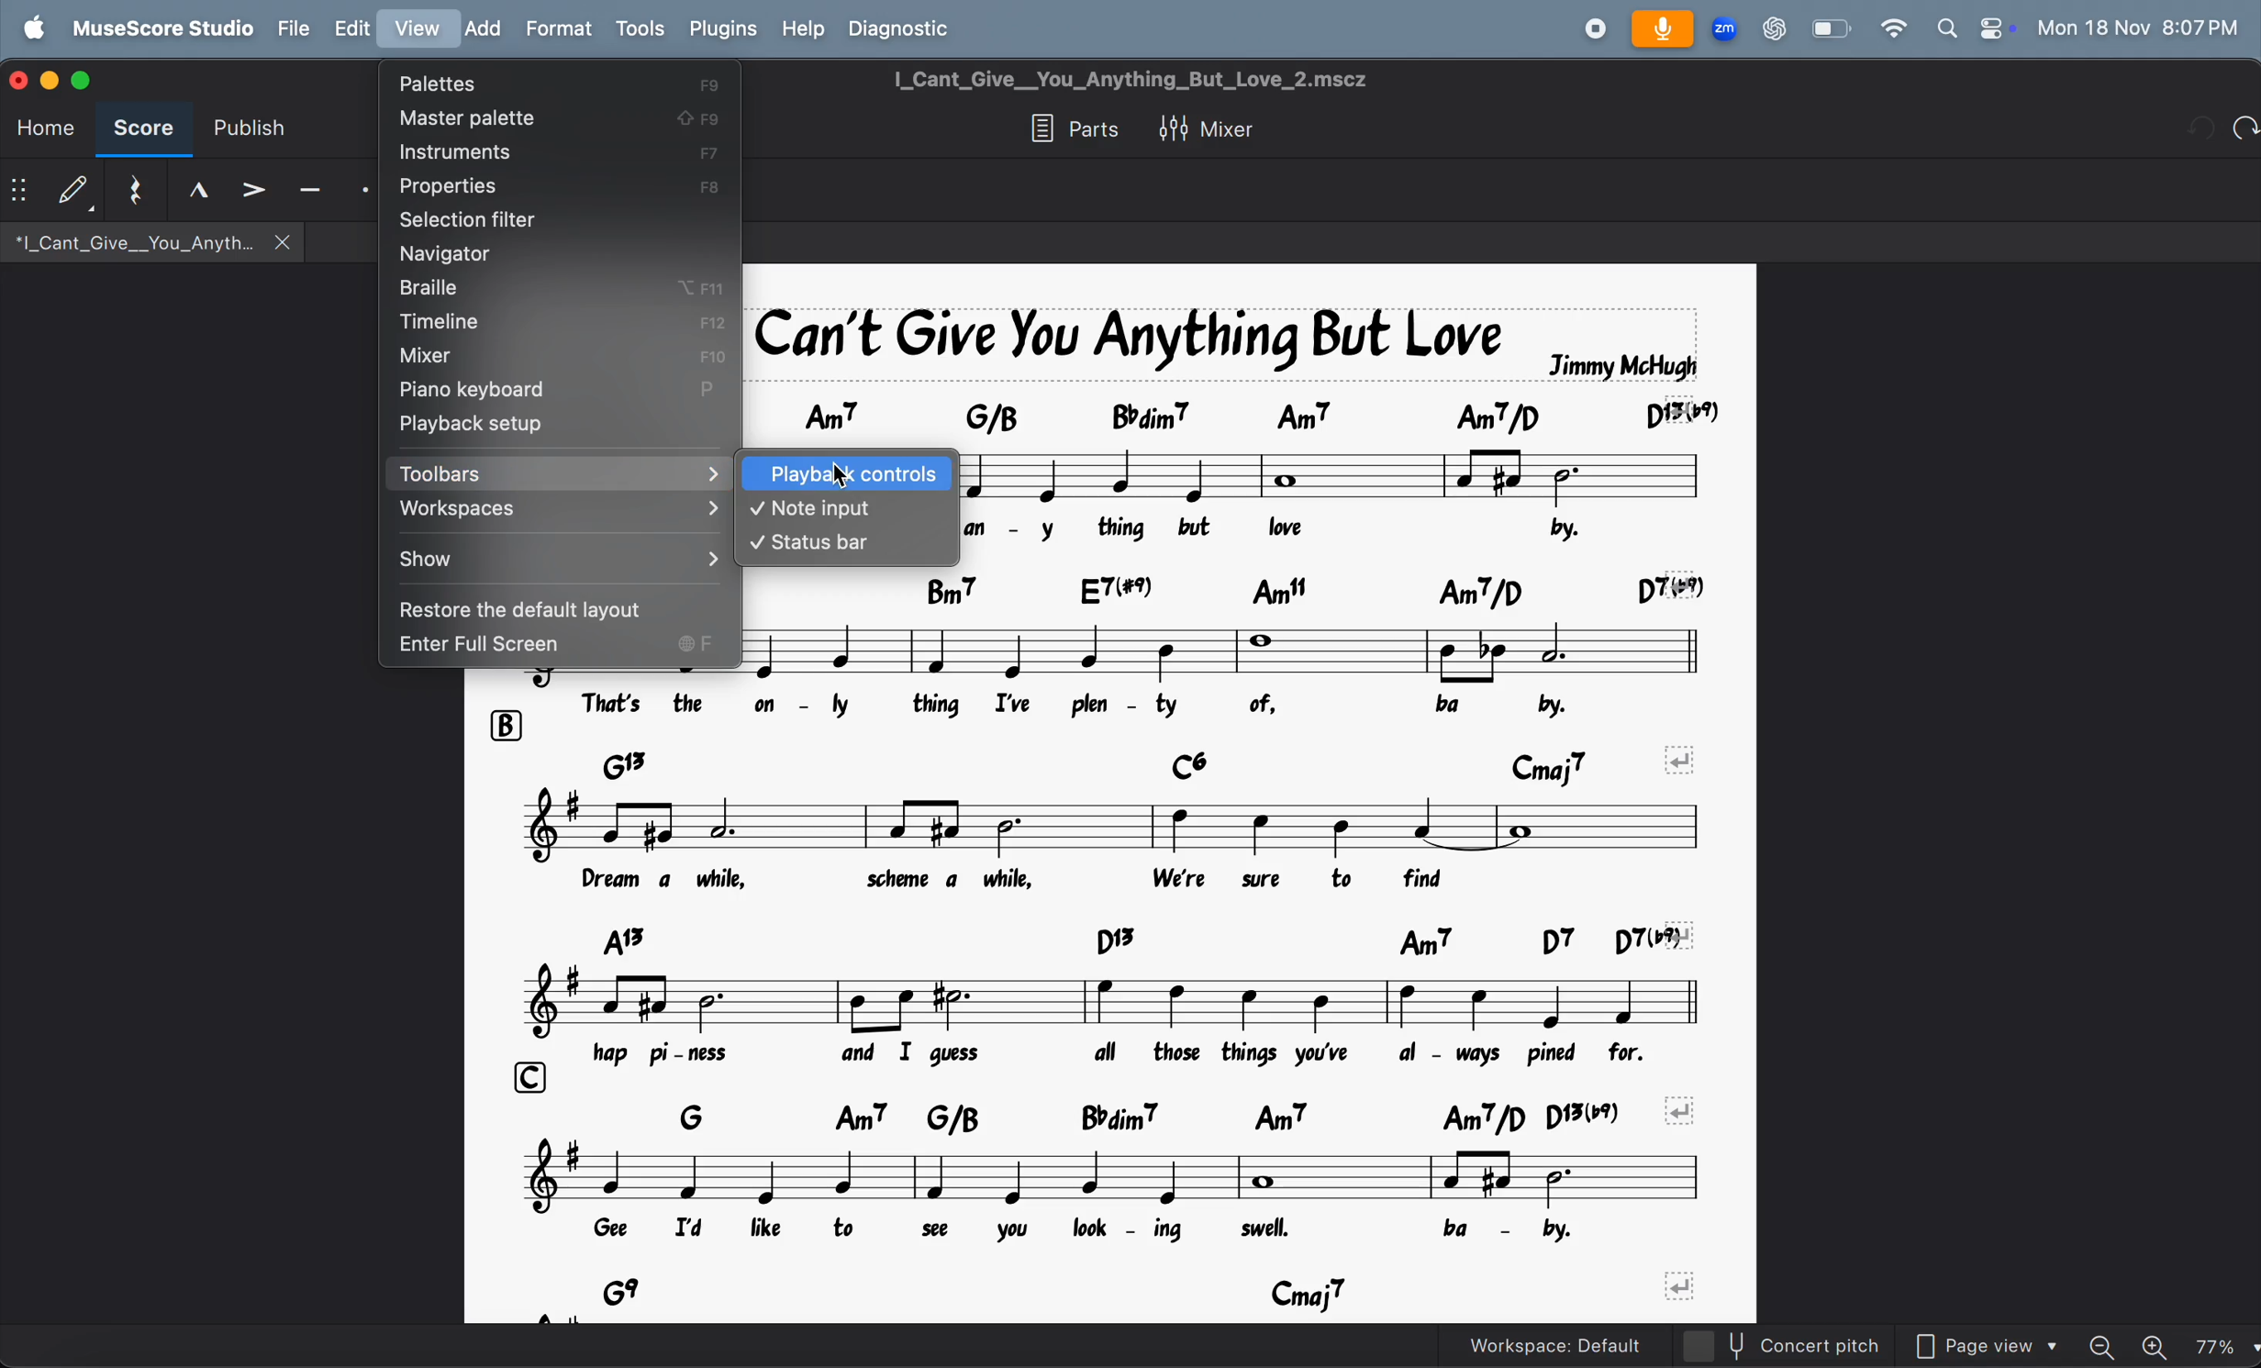  I want to click on mixer, so click(1208, 130).